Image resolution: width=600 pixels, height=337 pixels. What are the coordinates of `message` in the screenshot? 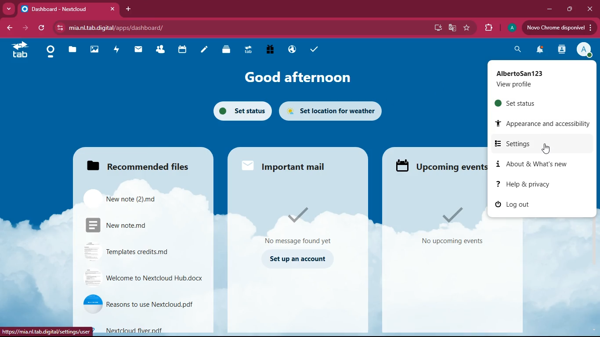 It's located at (302, 225).